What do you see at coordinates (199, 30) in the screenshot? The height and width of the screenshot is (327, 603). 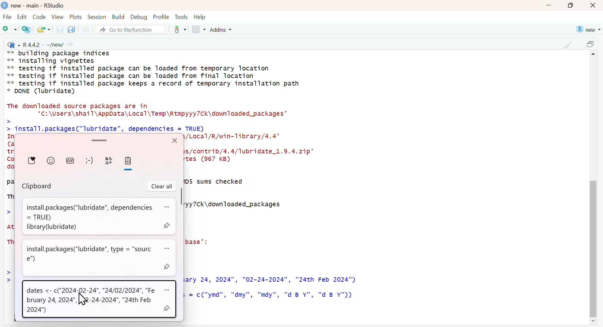 I see `Workspace panes` at bounding box center [199, 30].